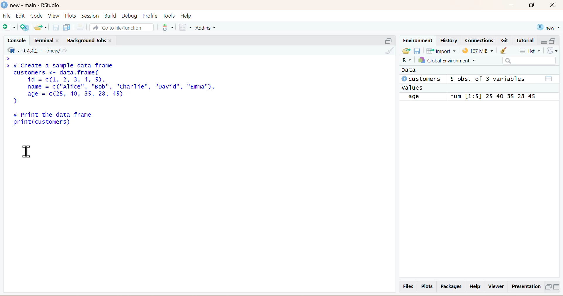 The height and width of the screenshot is (296, 563). Describe the element at coordinates (553, 40) in the screenshot. I see `maximise` at that location.